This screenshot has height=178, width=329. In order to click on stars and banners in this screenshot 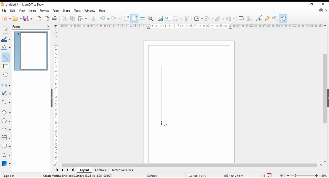, I will do `click(6, 155)`.